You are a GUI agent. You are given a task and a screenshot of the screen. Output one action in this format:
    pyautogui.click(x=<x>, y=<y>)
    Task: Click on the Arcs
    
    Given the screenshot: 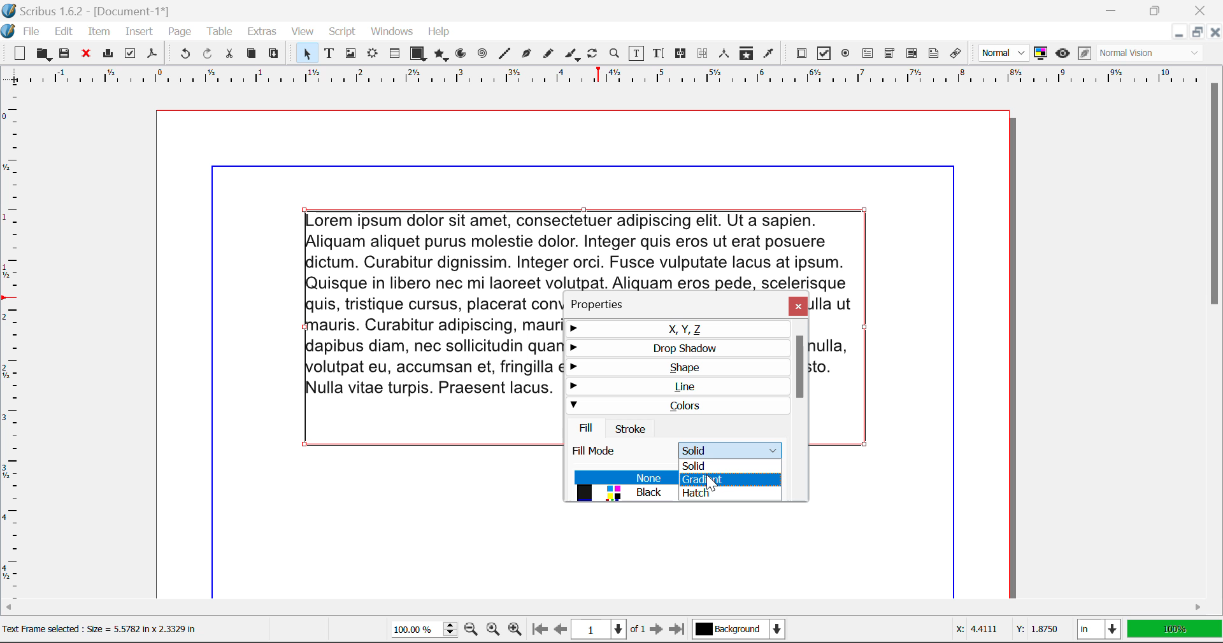 What is the action you would take?
    pyautogui.click(x=462, y=57)
    